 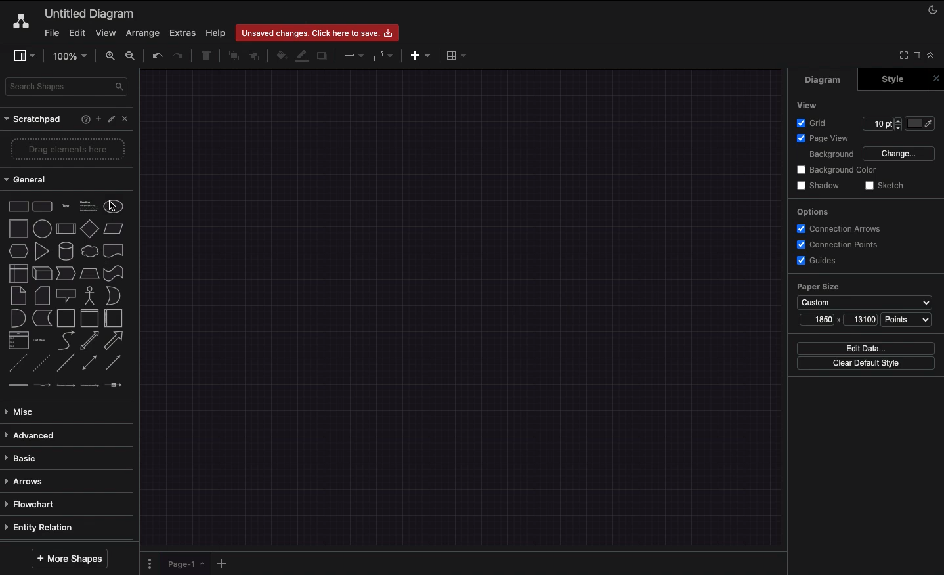 What do you see at coordinates (68, 89) in the screenshot?
I see `Search shapes` at bounding box center [68, 89].